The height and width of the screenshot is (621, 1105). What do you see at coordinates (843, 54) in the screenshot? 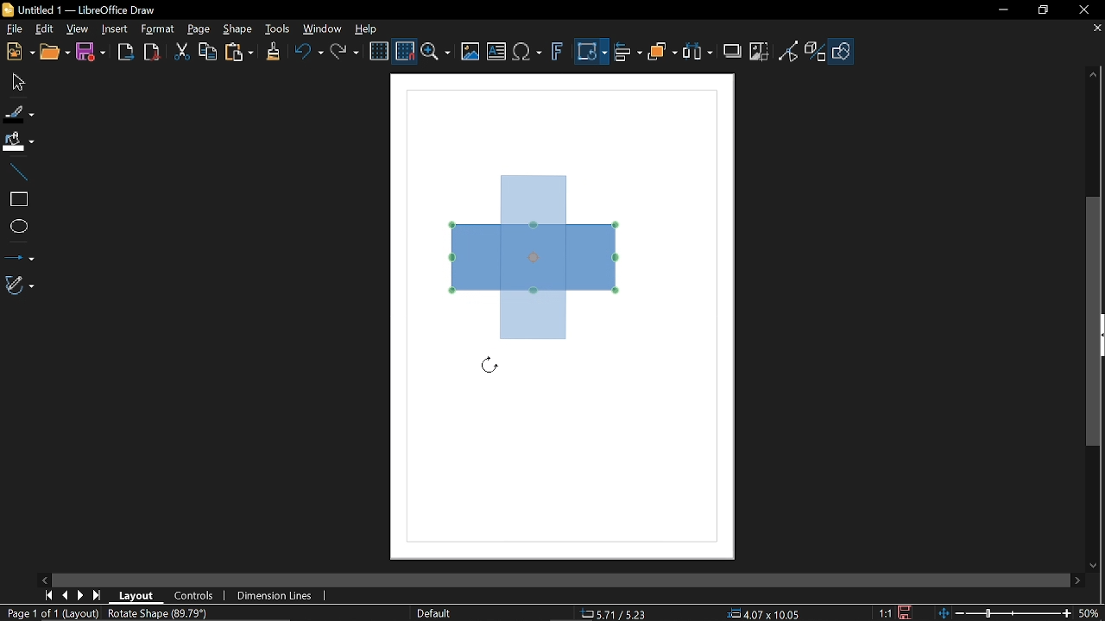
I see `Shape` at bounding box center [843, 54].